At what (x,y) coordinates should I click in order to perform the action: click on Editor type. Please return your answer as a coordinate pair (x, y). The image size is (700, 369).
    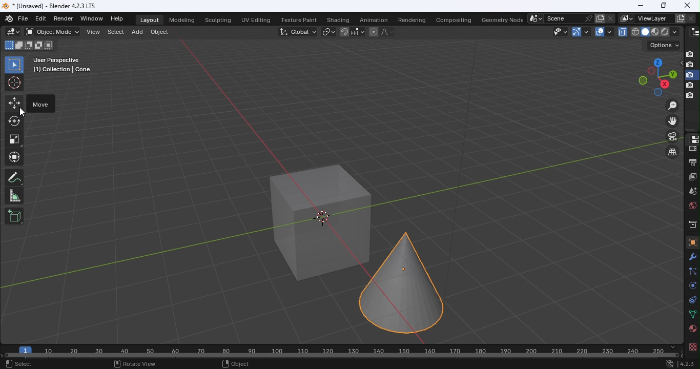
    Looking at the image, I should click on (691, 138).